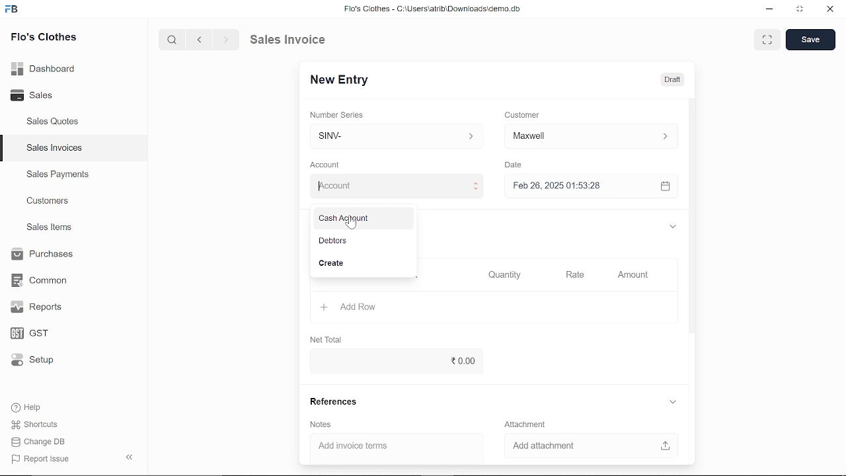 The width and height of the screenshot is (846, 476). What do you see at coordinates (771, 11) in the screenshot?
I see `minimize` at bounding box center [771, 11].